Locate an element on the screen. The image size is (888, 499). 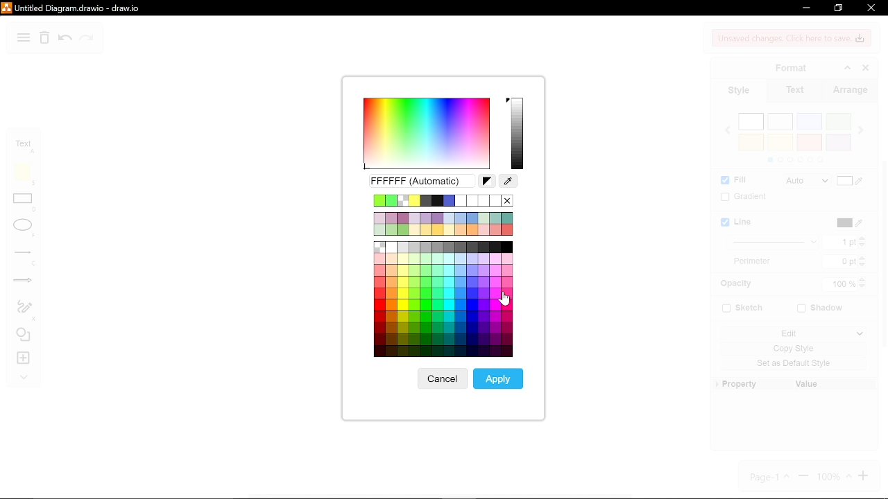
all colors is located at coordinates (443, 300).